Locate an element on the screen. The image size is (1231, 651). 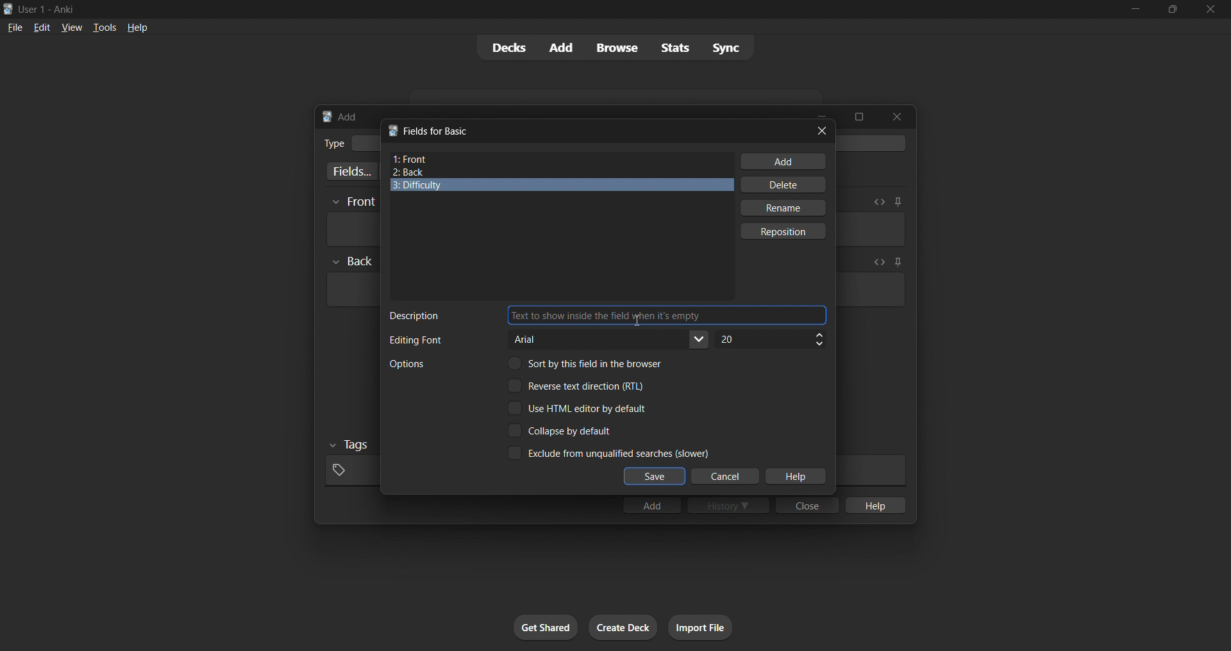
browse is located at coordinates (617, 47).